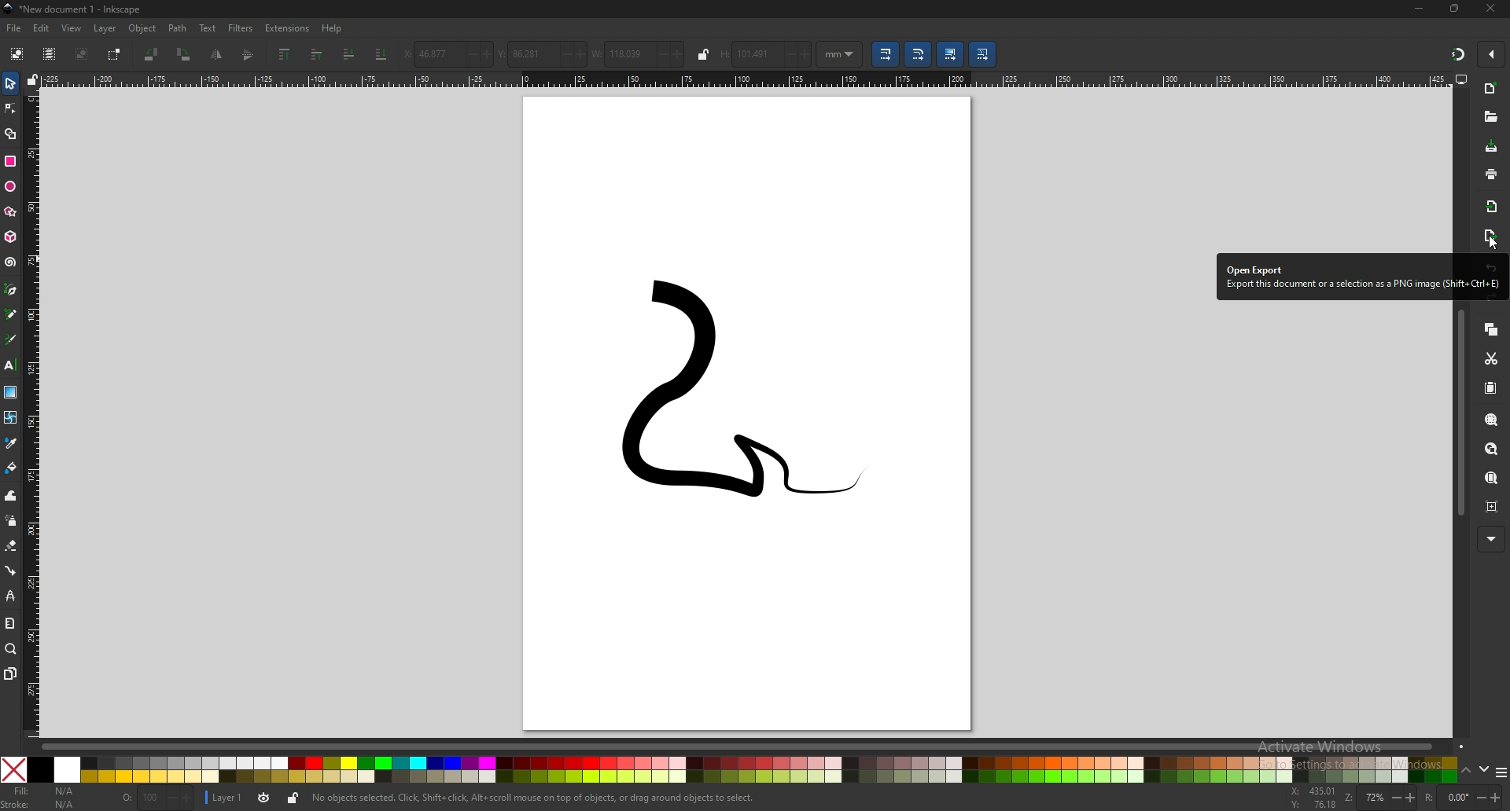 The width and height of the screenshot is (1510, 811). I want to click on object, so click(143, 29).